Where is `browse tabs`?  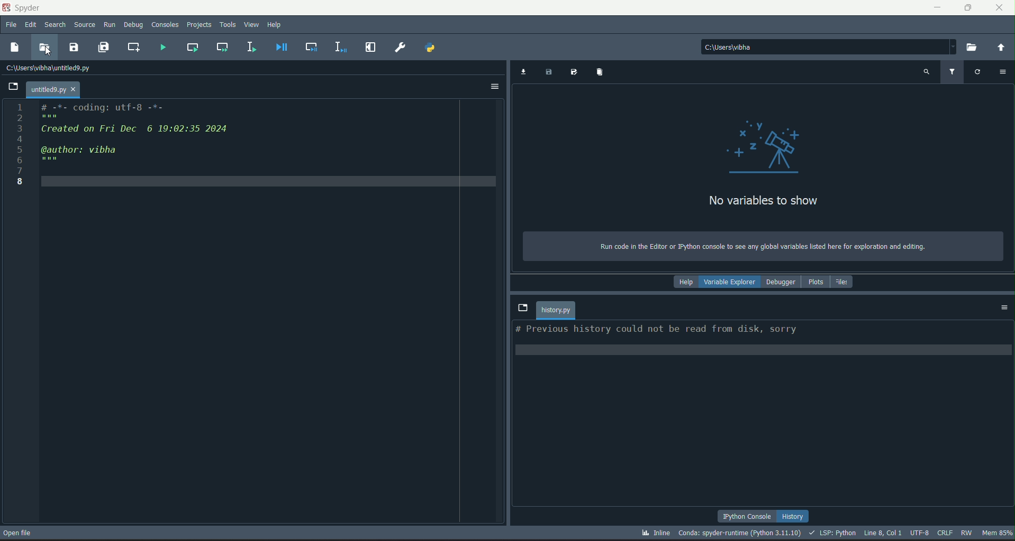
browse tabs is located at coordinates (522, 309).